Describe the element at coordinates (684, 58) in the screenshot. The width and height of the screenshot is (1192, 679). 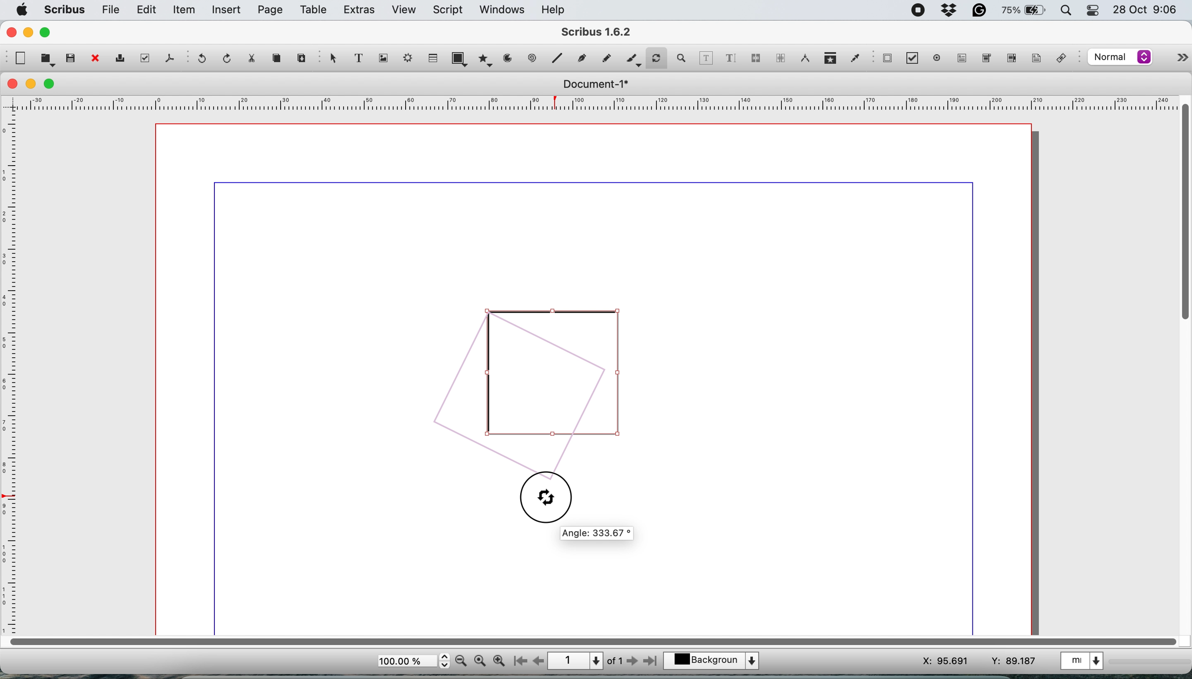
I see `zoom in and out` at that location.